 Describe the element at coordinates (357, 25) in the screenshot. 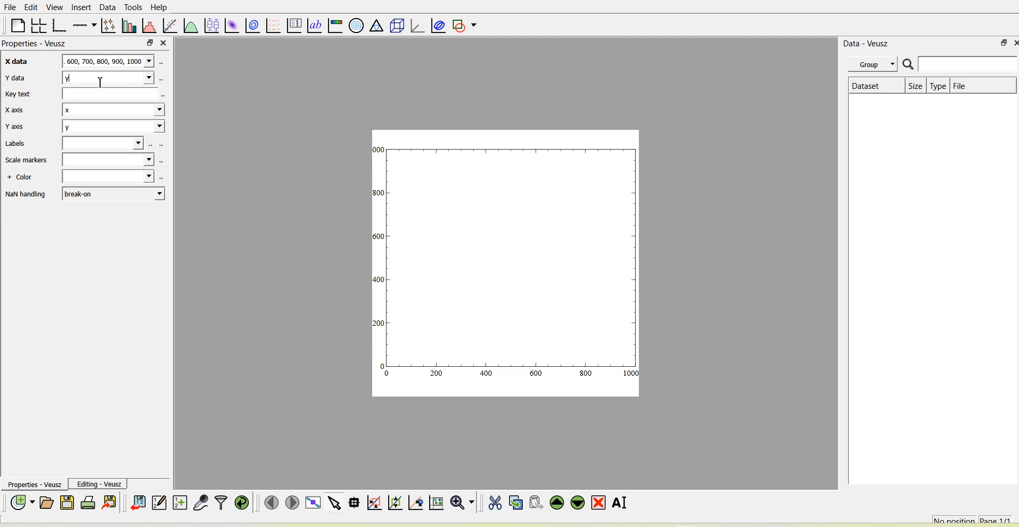

I see `Polar graph` at that location.